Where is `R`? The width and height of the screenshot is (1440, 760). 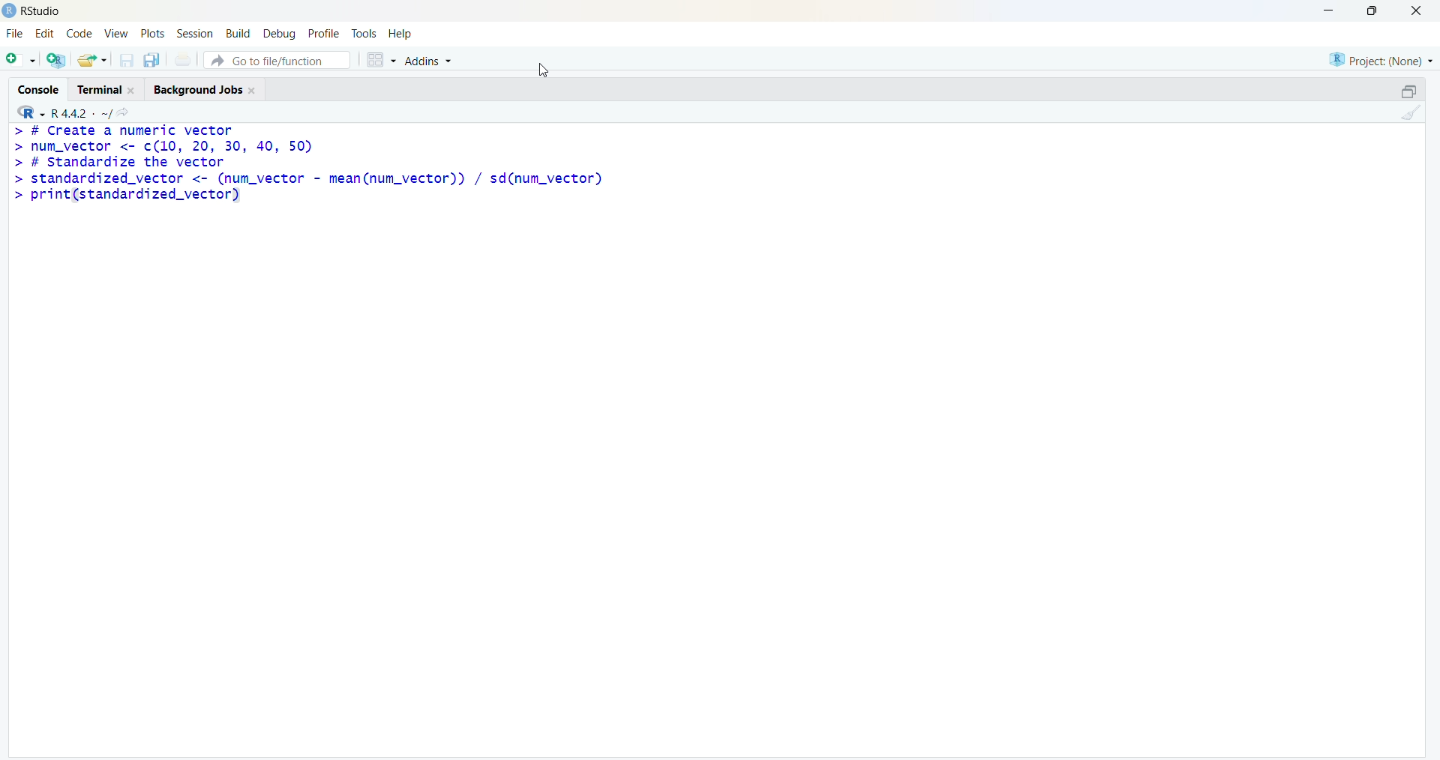 R is located at coordinates (29, 112).